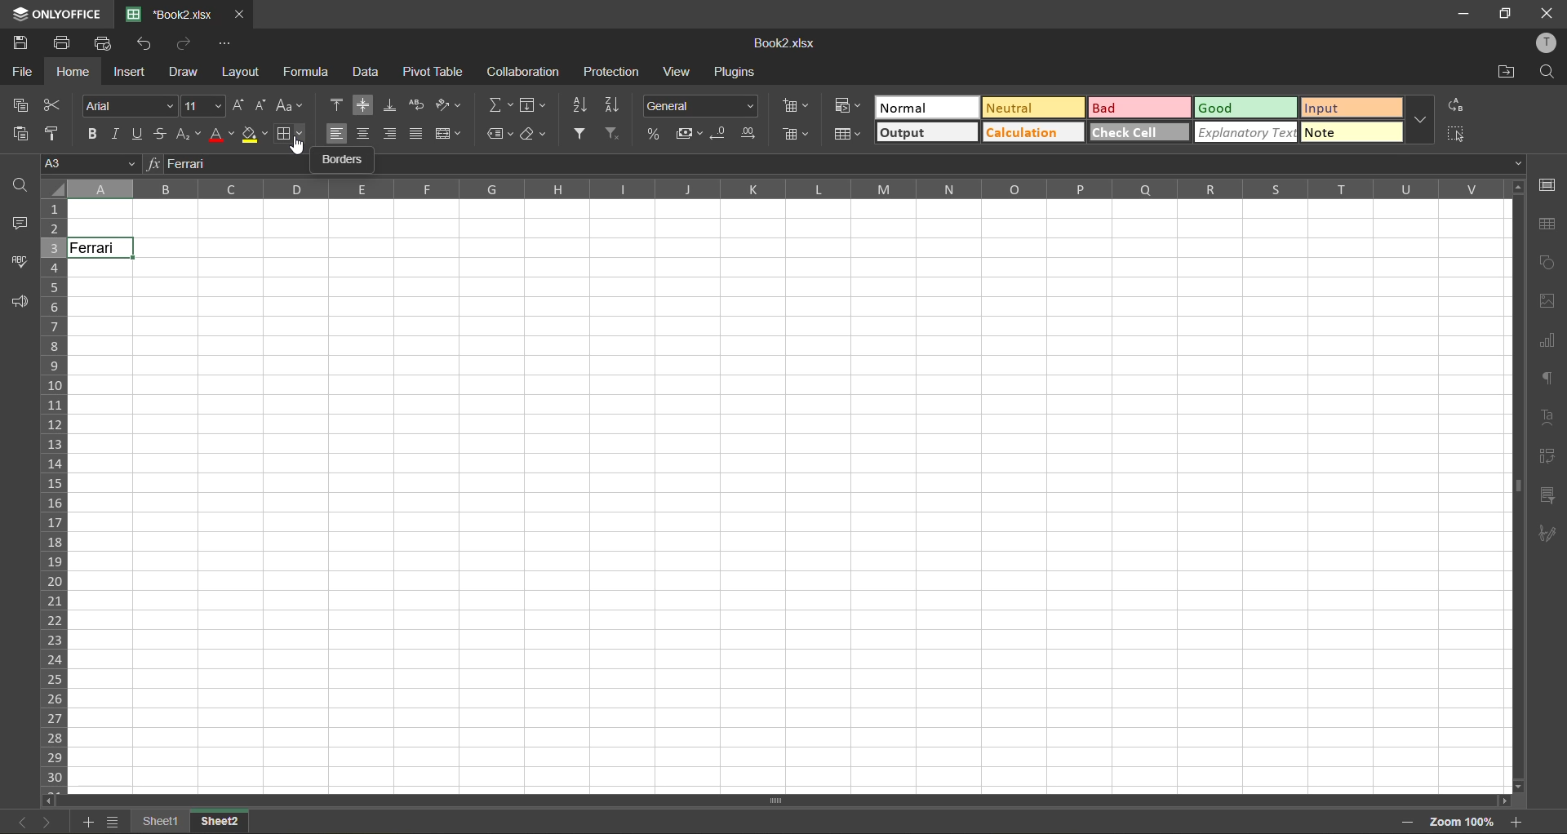  Describe the element at coordinates (89, 162) in the screenshot. I see `cell address` at that location.